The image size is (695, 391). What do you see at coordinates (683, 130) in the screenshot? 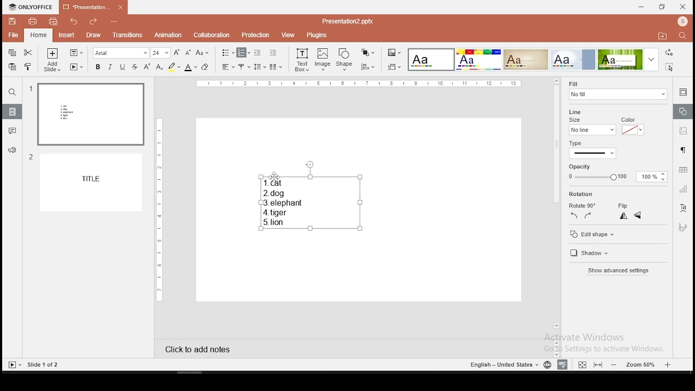
I see `image settings` at bounding box center [683, 130].